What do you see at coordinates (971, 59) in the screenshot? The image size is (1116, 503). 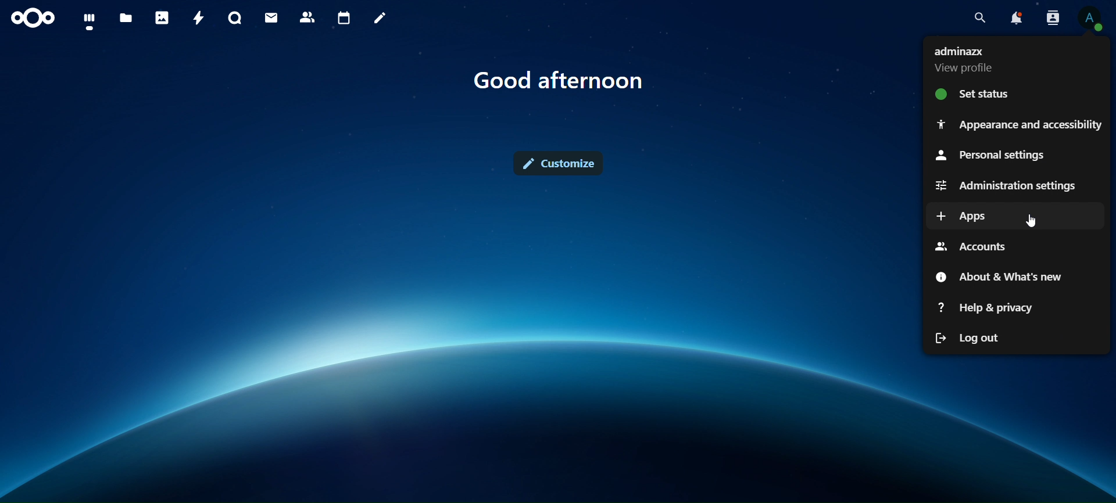 I see `view profile` at bounding box center [971, 59].